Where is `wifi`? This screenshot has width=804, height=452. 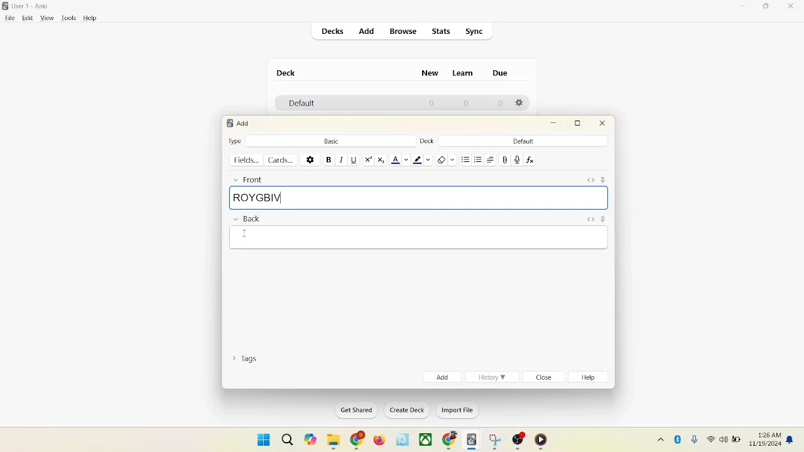 wifi is located at coordinates (710, 439).